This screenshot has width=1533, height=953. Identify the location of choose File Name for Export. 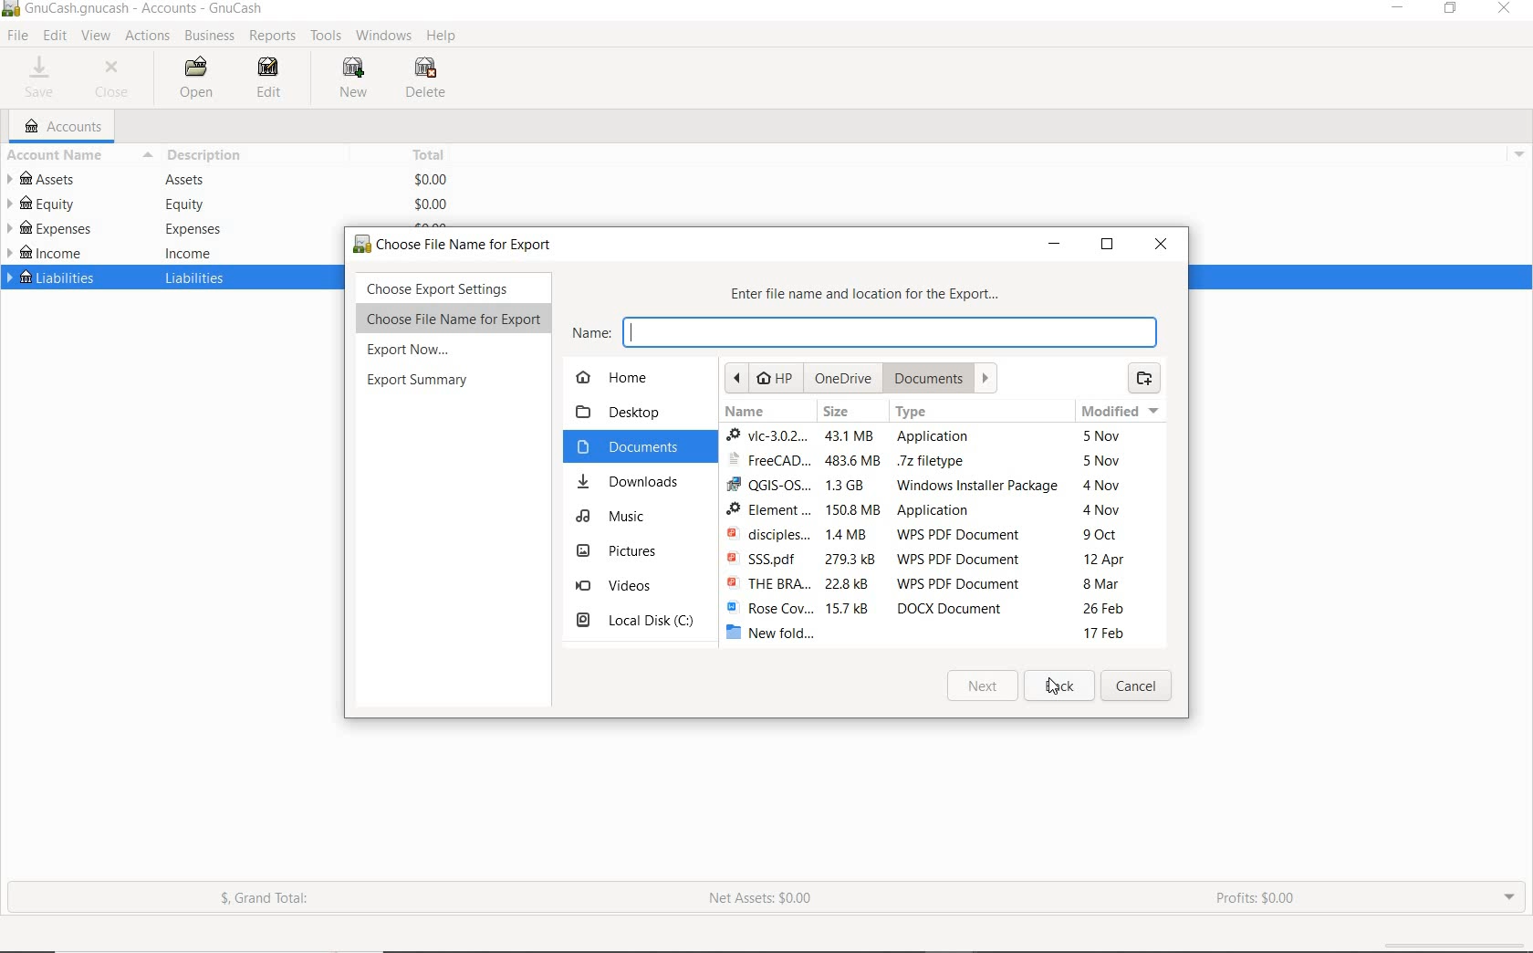
(450, 319).